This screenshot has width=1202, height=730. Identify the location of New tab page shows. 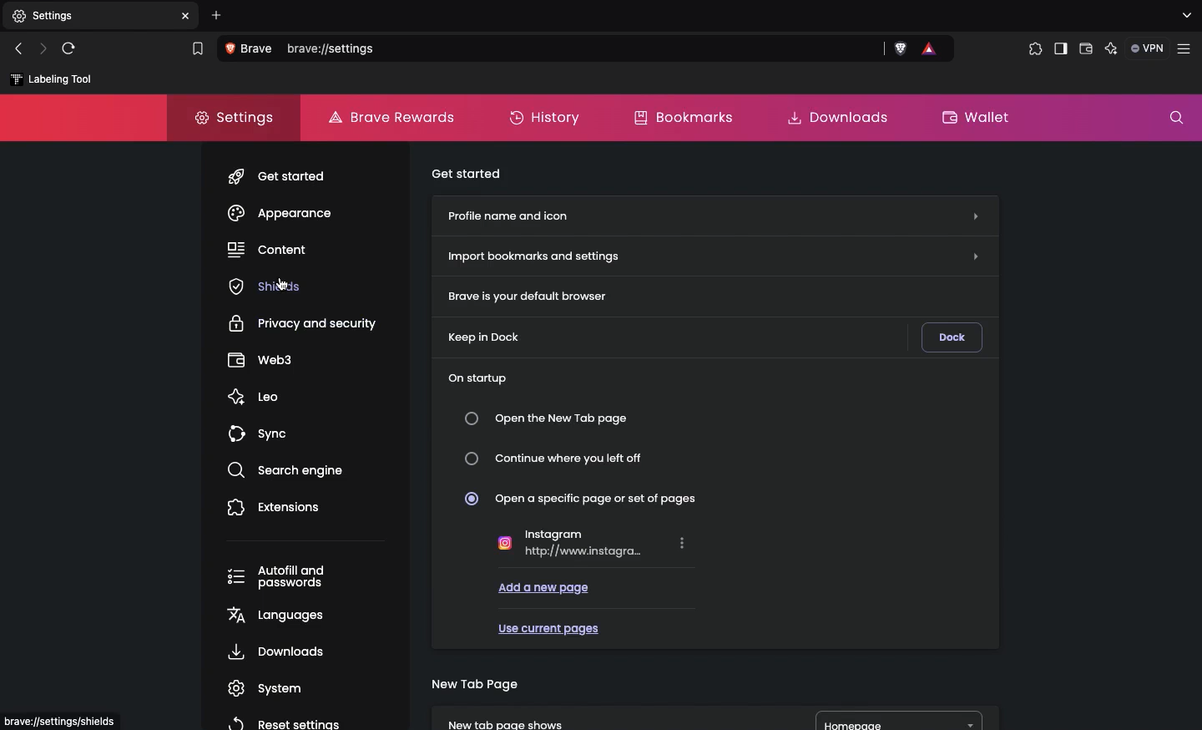
(612, 718).